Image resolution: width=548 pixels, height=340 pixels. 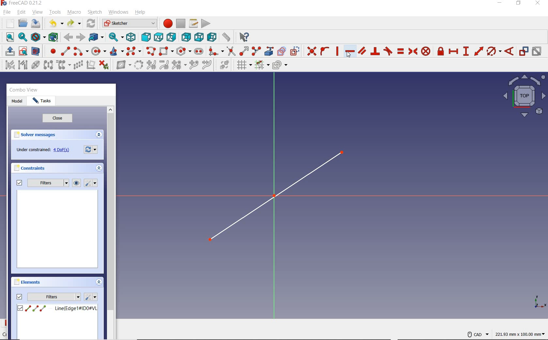 I want to click on COMBO VIEW, so click(x=25, y=90).